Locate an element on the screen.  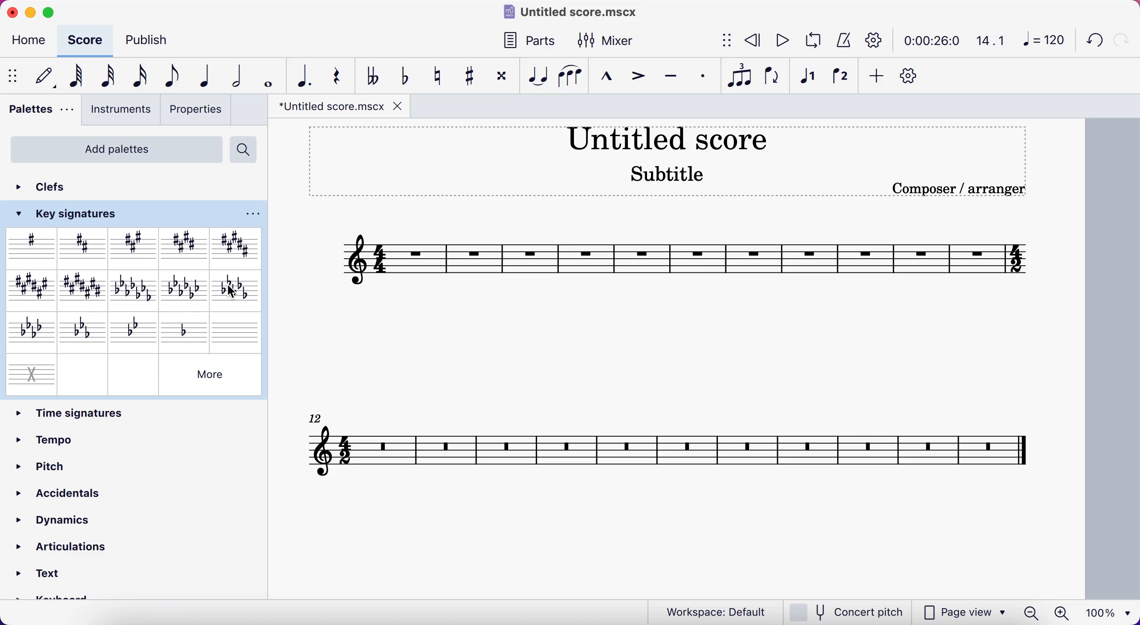
half note is located at coordinates (240, 74).